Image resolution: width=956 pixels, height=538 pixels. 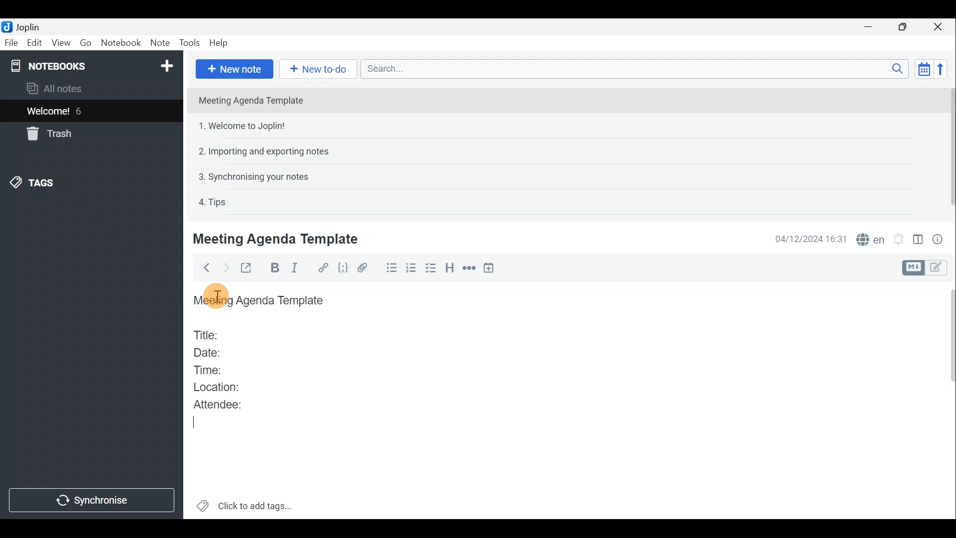 I want to click on Welcome!, so click(x=49, y=112).